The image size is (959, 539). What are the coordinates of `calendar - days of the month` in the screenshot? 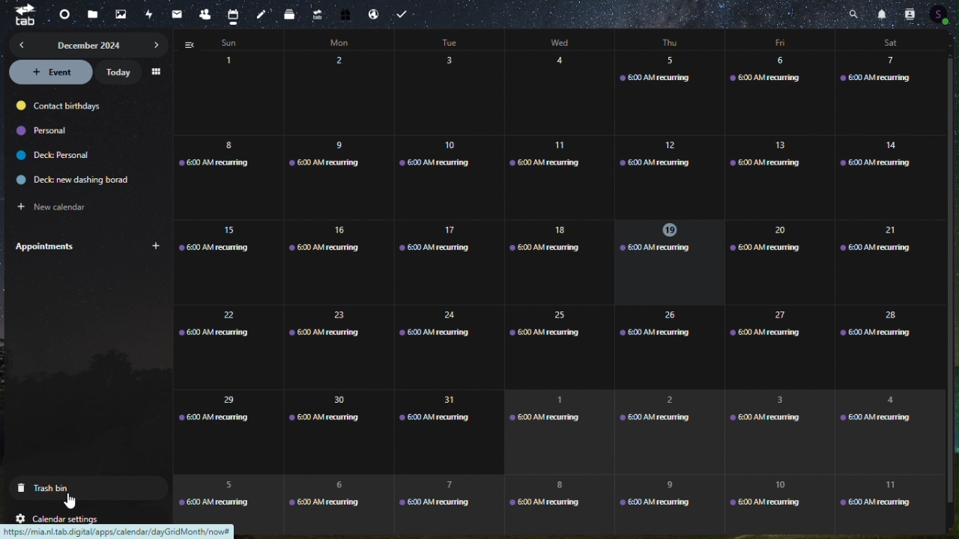 It's located at (226, 90).